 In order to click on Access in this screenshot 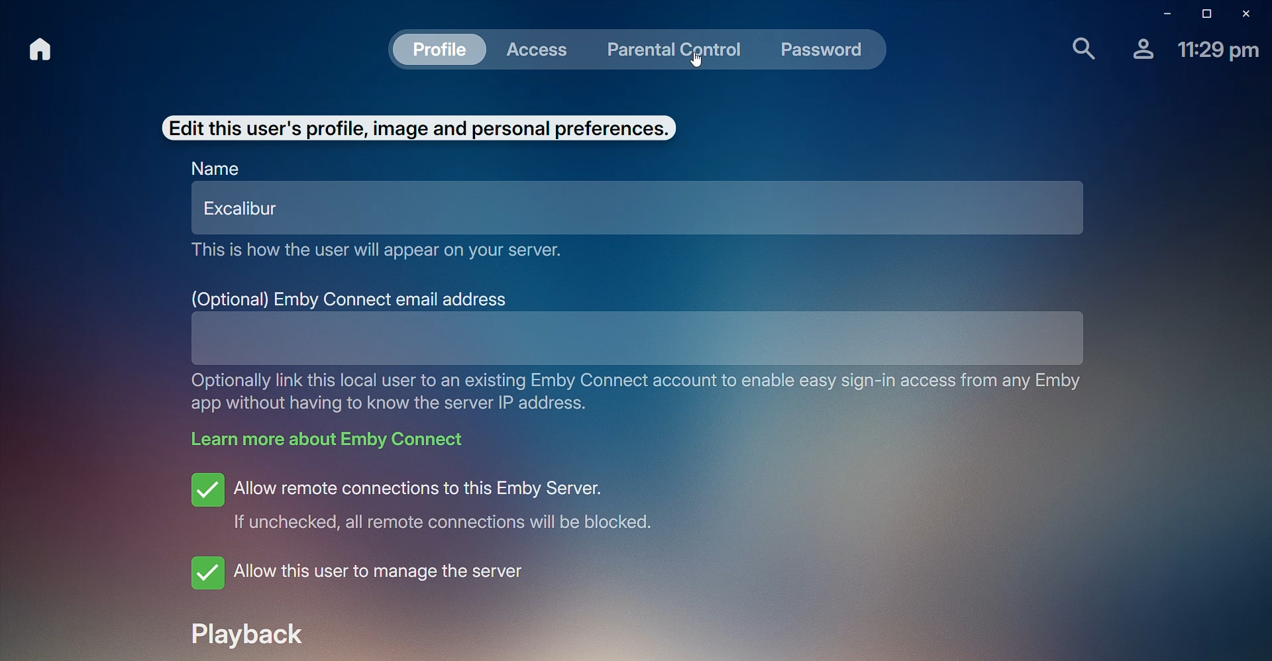, I will do `click(542, 50)`.